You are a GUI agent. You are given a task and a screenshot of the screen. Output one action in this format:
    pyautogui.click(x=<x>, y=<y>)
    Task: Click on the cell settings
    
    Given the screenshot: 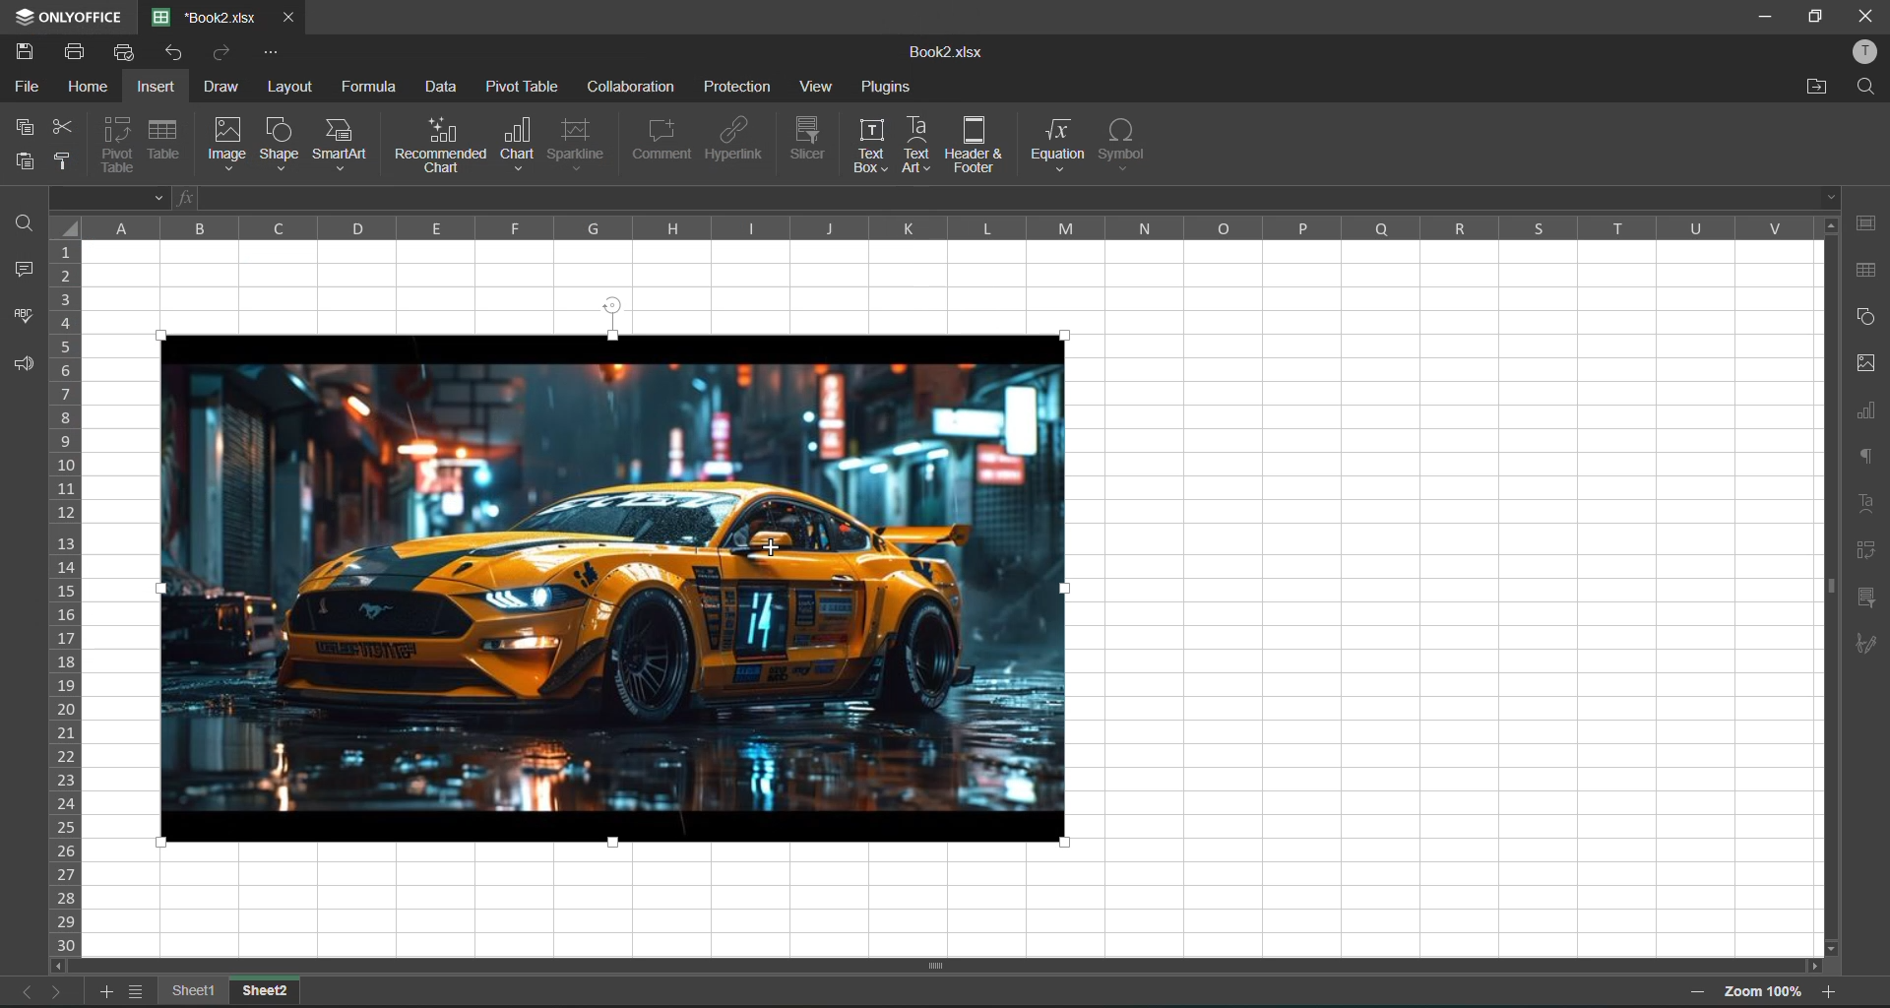 What is the action you would take?
    pyautogui.click(x=1868, y=223)
    